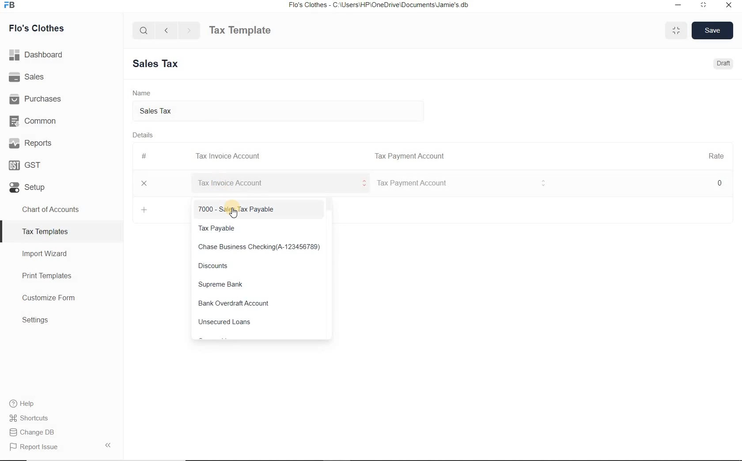  I want to click on Tax Template, so click(240, 30).